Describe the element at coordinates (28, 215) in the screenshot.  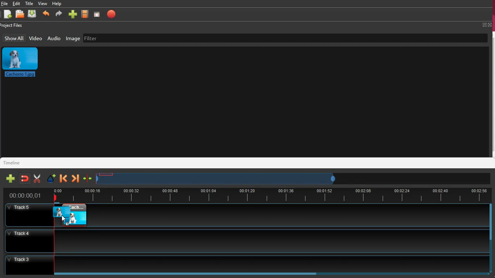
I see `` at that location.